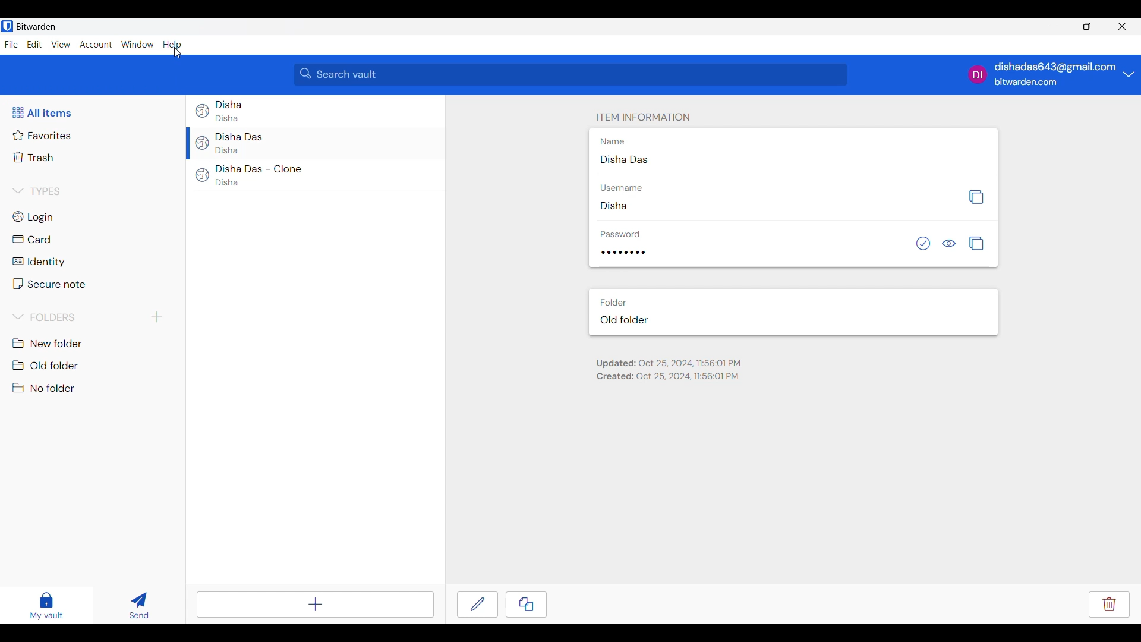  What do you see at coordinates (42, 136) in the screenshot?
I see `Favorites` at bounding box center [42, 136].